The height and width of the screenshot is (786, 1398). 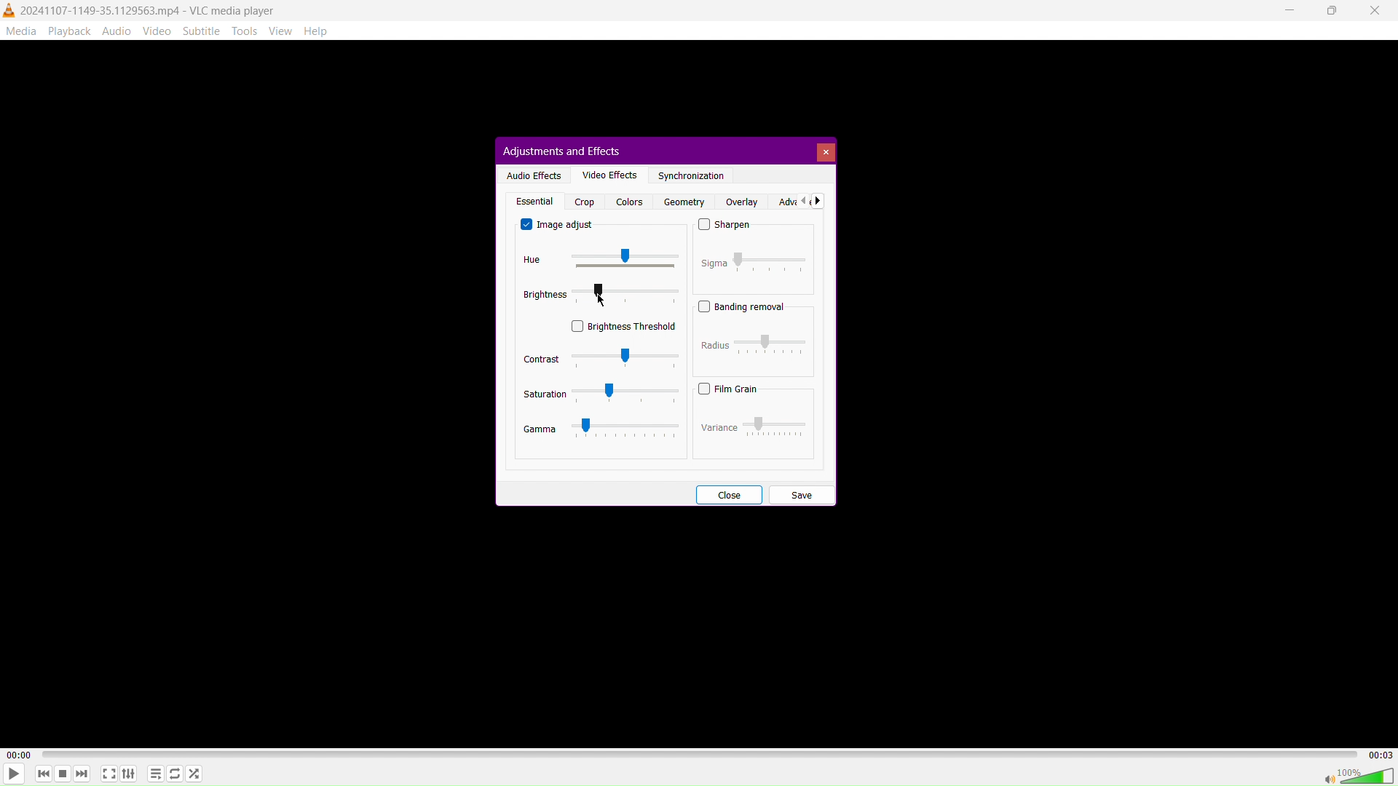 I want to click on Audio Effects, so click(x=532, y=174).